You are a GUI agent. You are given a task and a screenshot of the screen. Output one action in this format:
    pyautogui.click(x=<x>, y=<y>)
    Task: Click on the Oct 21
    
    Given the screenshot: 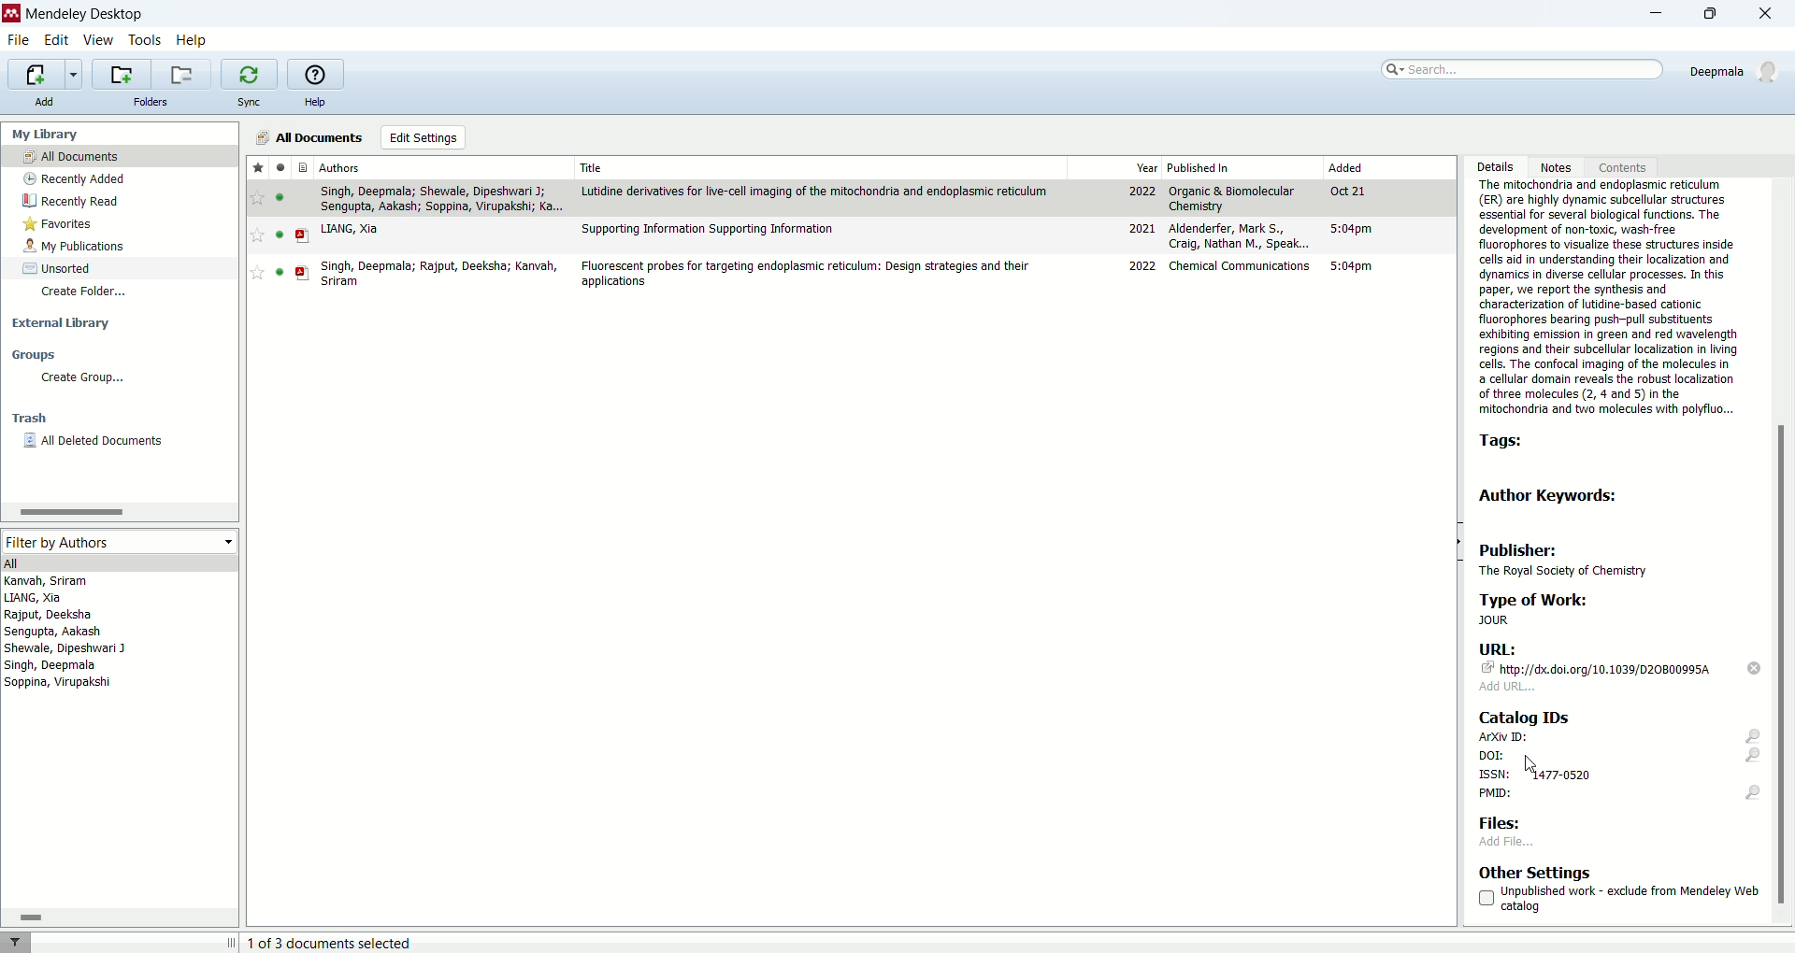 What is the action you would take?
    pyautogui.click(x=1346, y=191)
    